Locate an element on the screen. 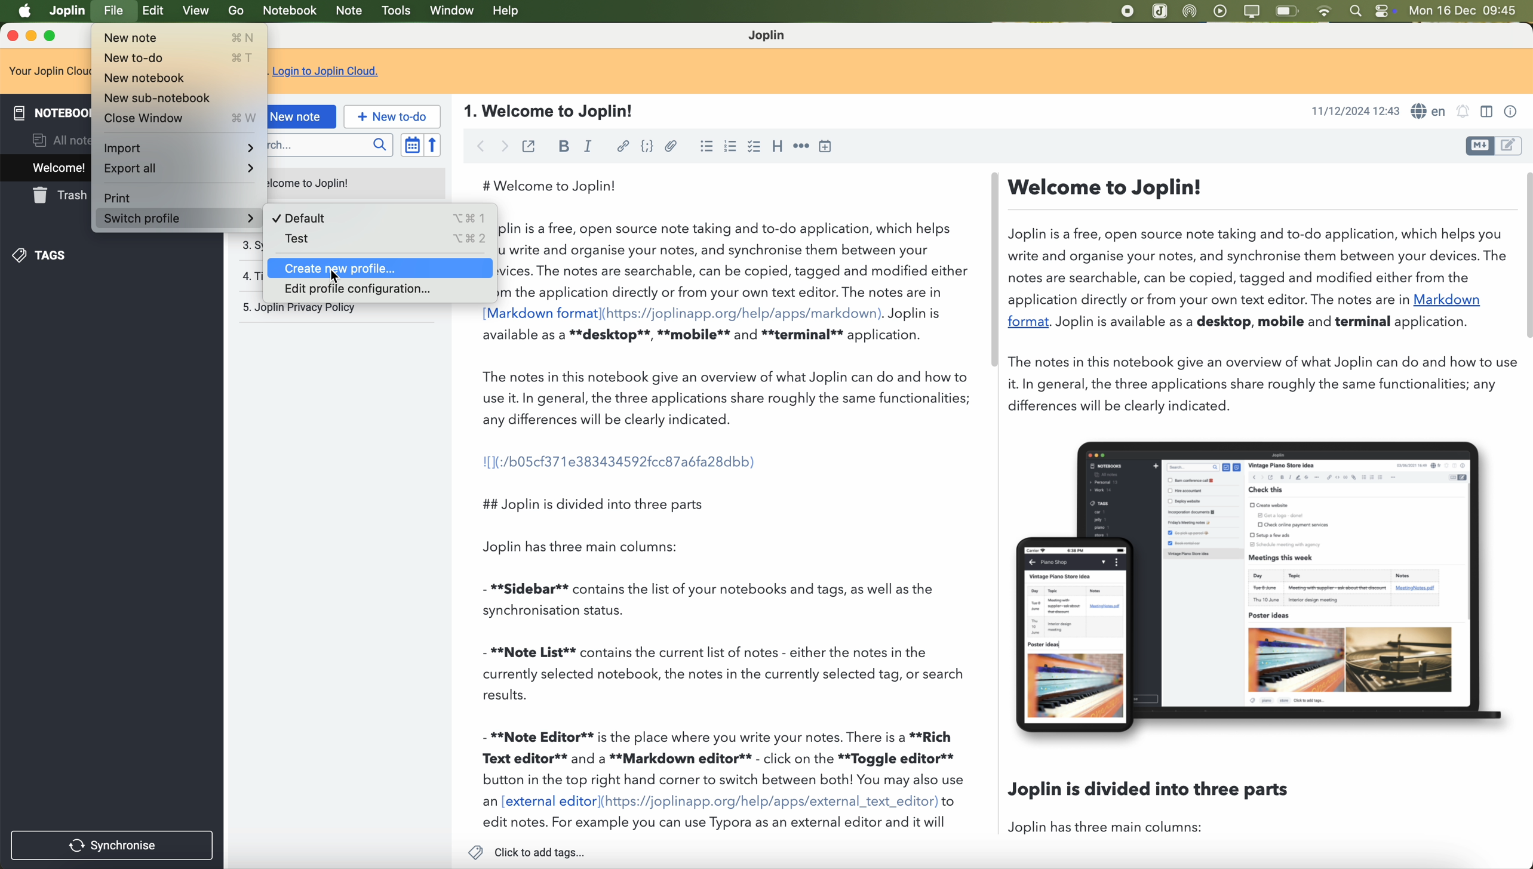 The width and height of the screenshot is (1533, 869). [Markdown format] is located at coordinates (540, 313).